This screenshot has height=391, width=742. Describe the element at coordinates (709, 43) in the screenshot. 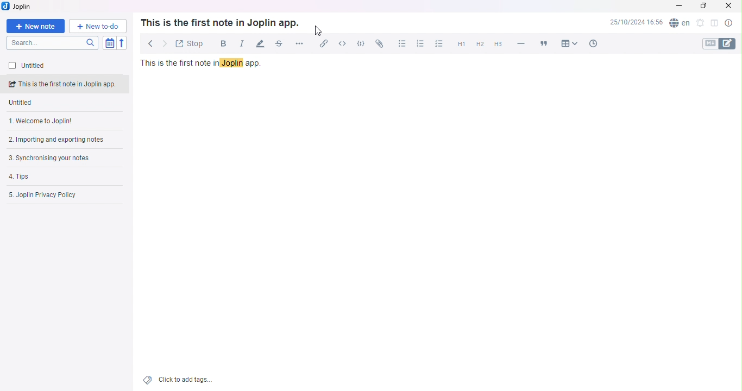

I see `Toggle editors` at that location.